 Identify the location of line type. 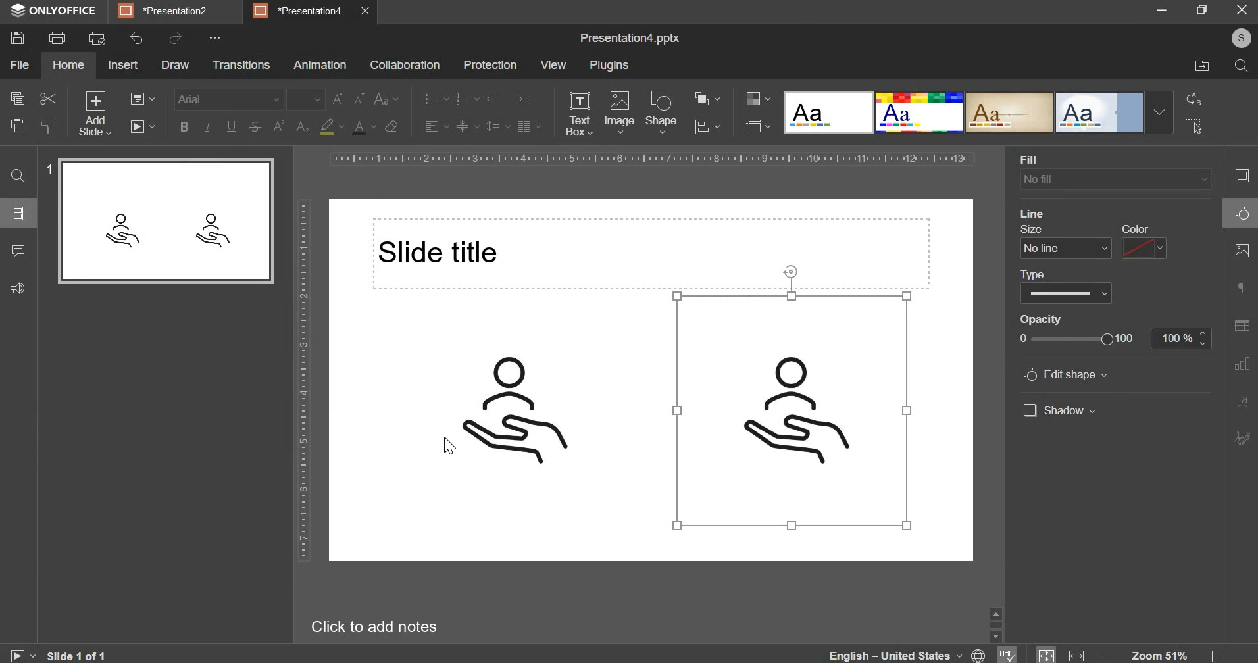
(1066, 292).